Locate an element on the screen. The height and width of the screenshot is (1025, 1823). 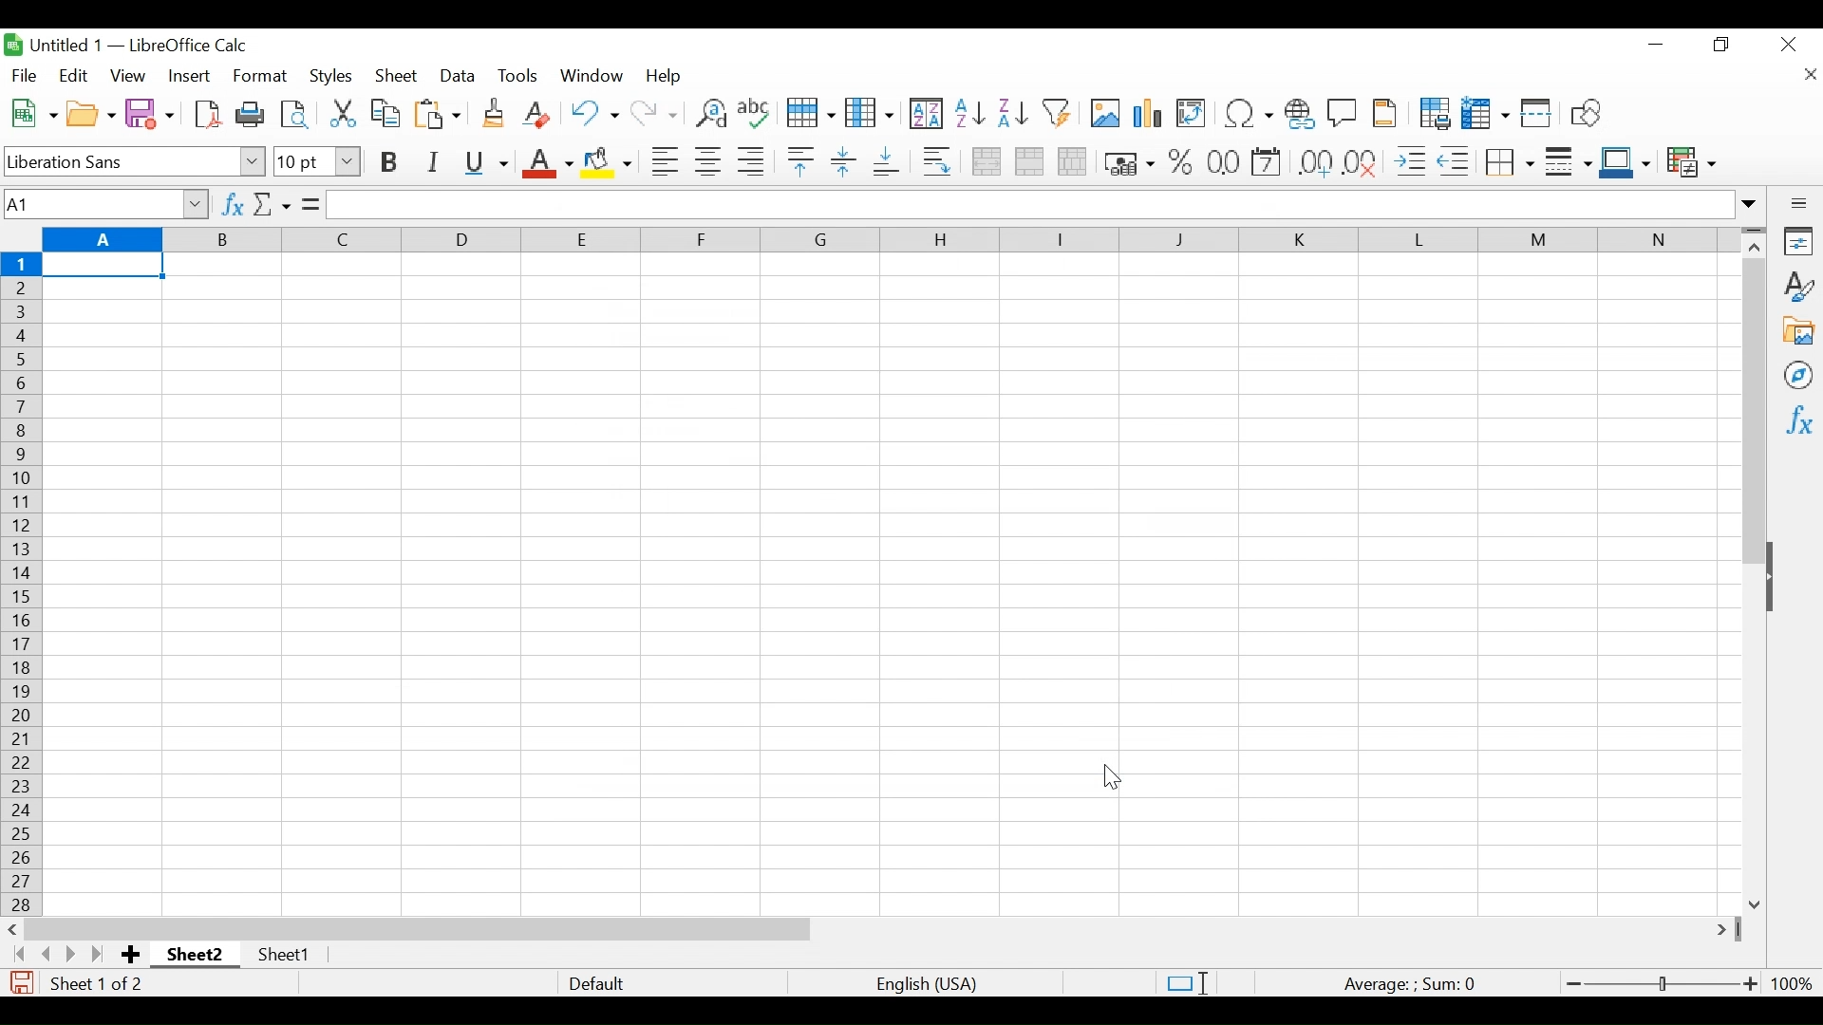
Wrap Text is located at coordinates (936, 161).